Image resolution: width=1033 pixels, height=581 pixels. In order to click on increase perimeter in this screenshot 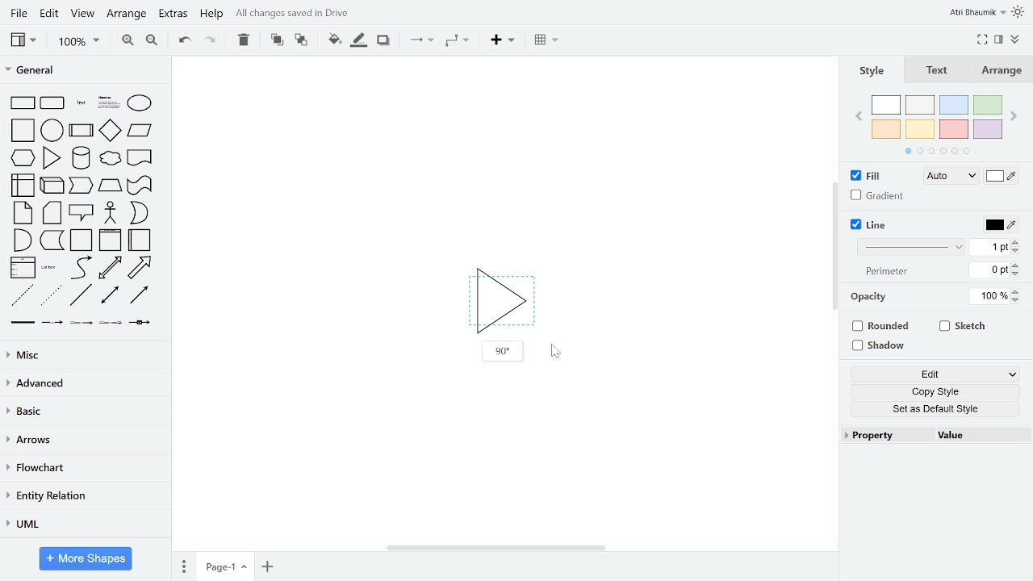, I will do `click(1016, 265)`.